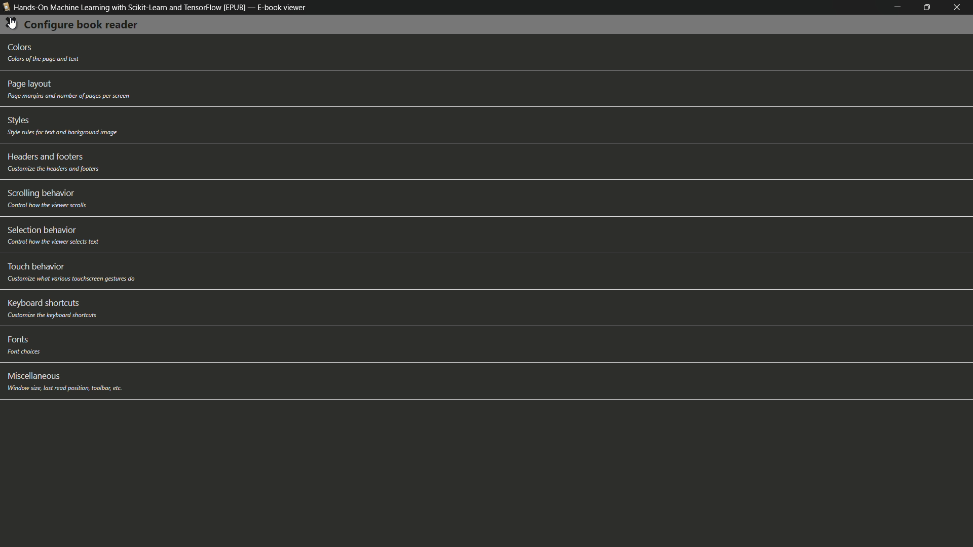 The width and height of the screenshot is (973, 547). I want to click on Hands-On Machine Learning with Scikit-Learn and TensorFlow [EPUB] — E-book viewer, so click(155, 10).